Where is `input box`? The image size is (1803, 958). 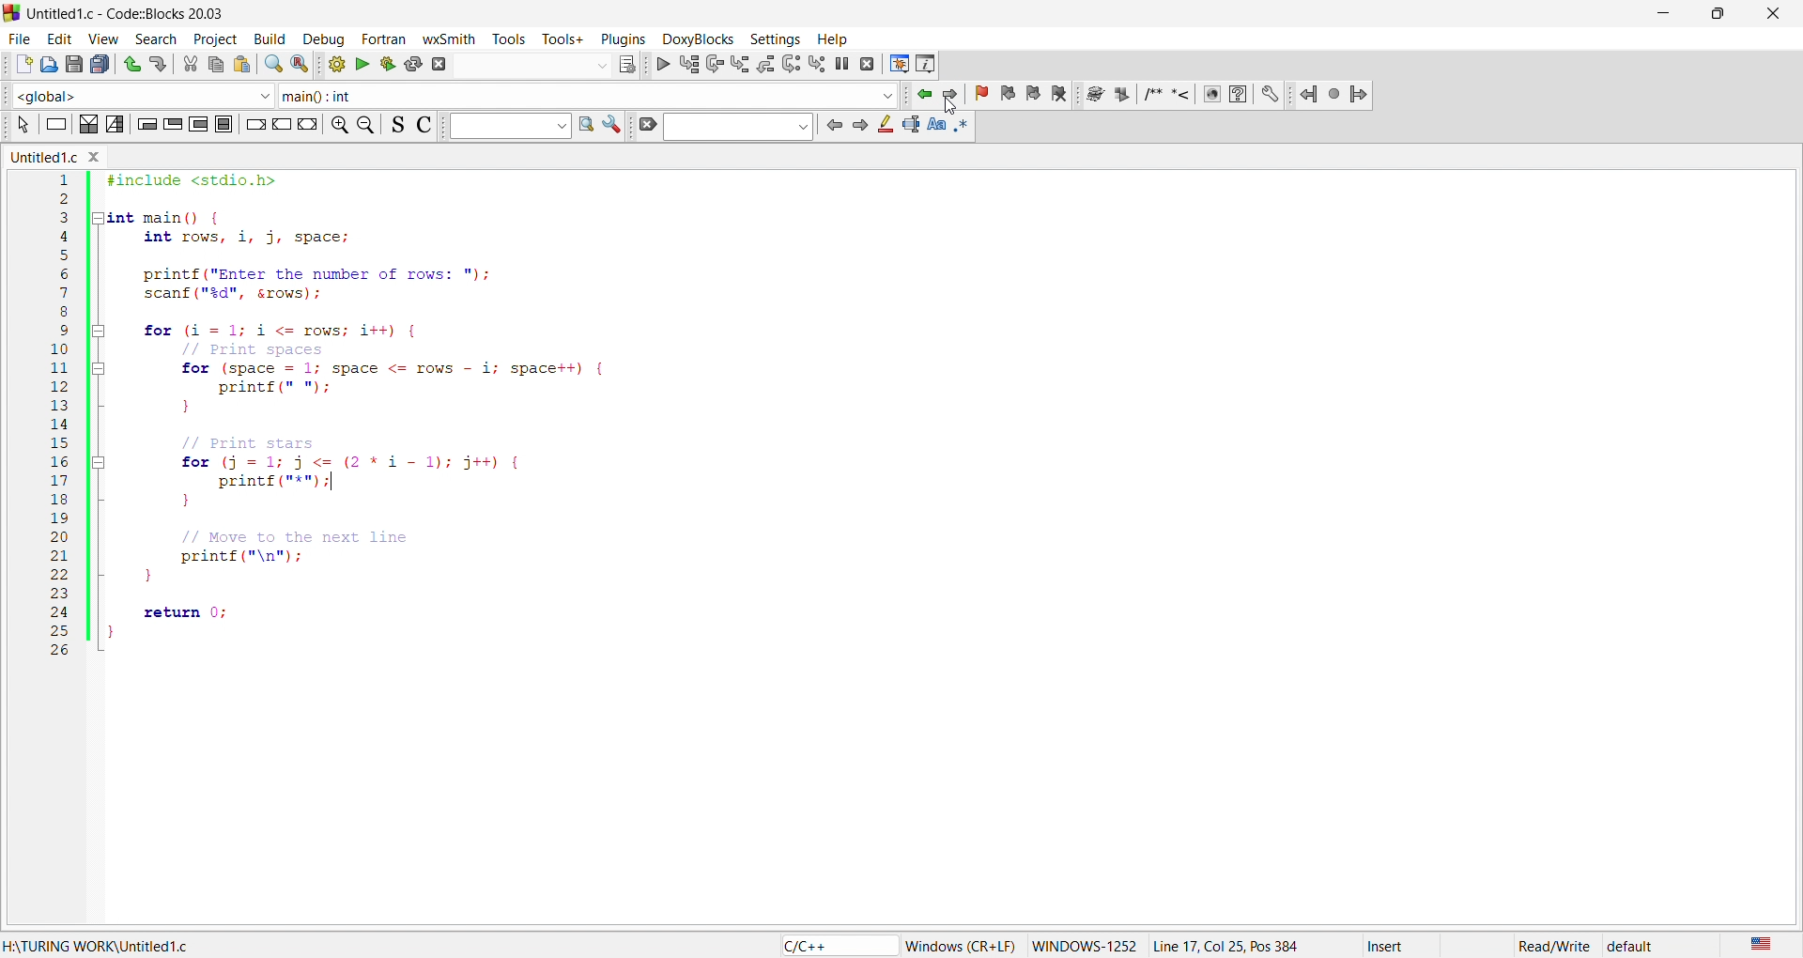
input box is located at coordinates (501, 125).